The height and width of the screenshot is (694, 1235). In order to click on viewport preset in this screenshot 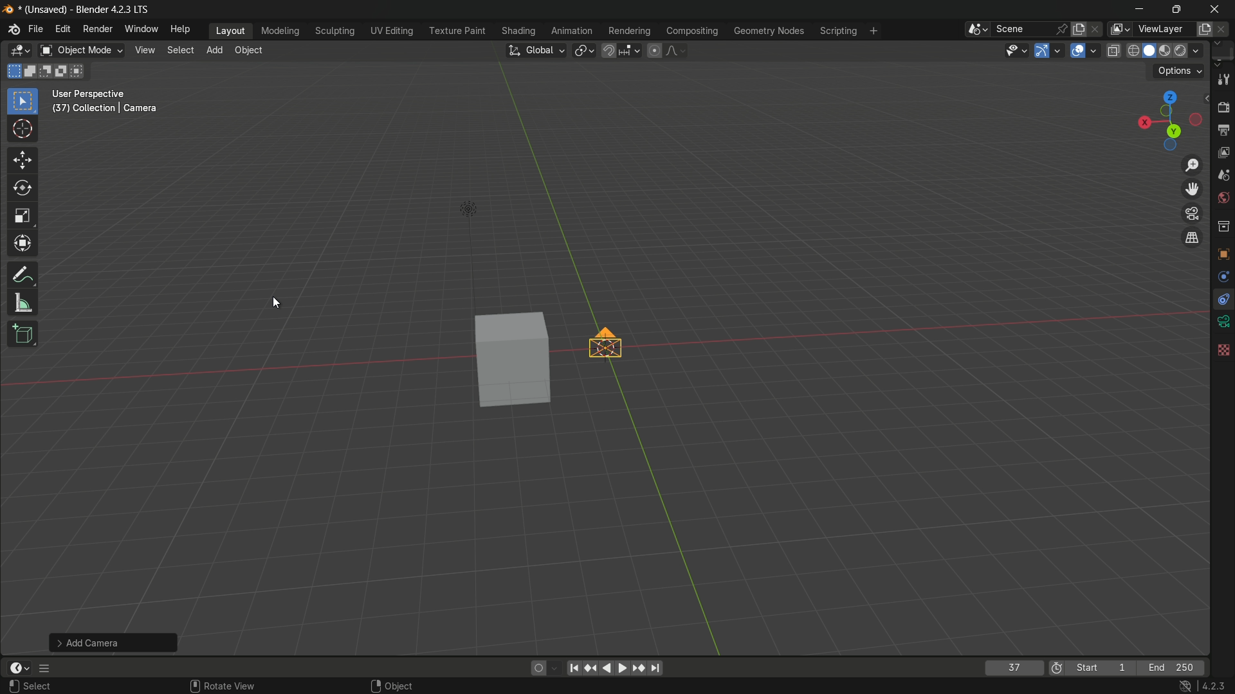, I will do `click(1166, 120)`.